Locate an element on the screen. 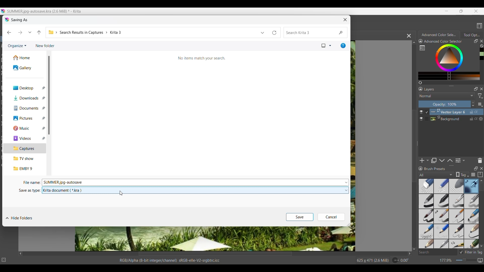 The height and width of the screenshot is (272, 484). Float Layers panel is located at coordinates (476, 89).